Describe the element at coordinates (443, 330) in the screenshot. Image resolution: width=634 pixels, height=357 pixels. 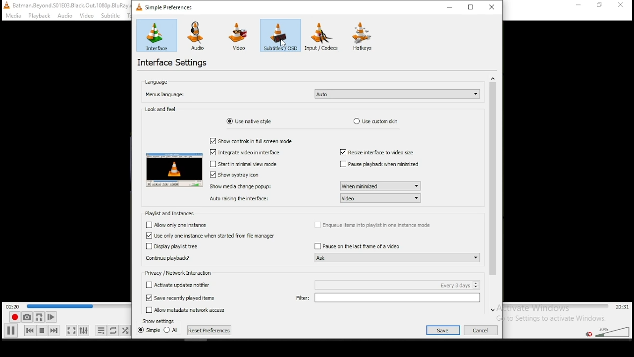
I see `save` at that location.